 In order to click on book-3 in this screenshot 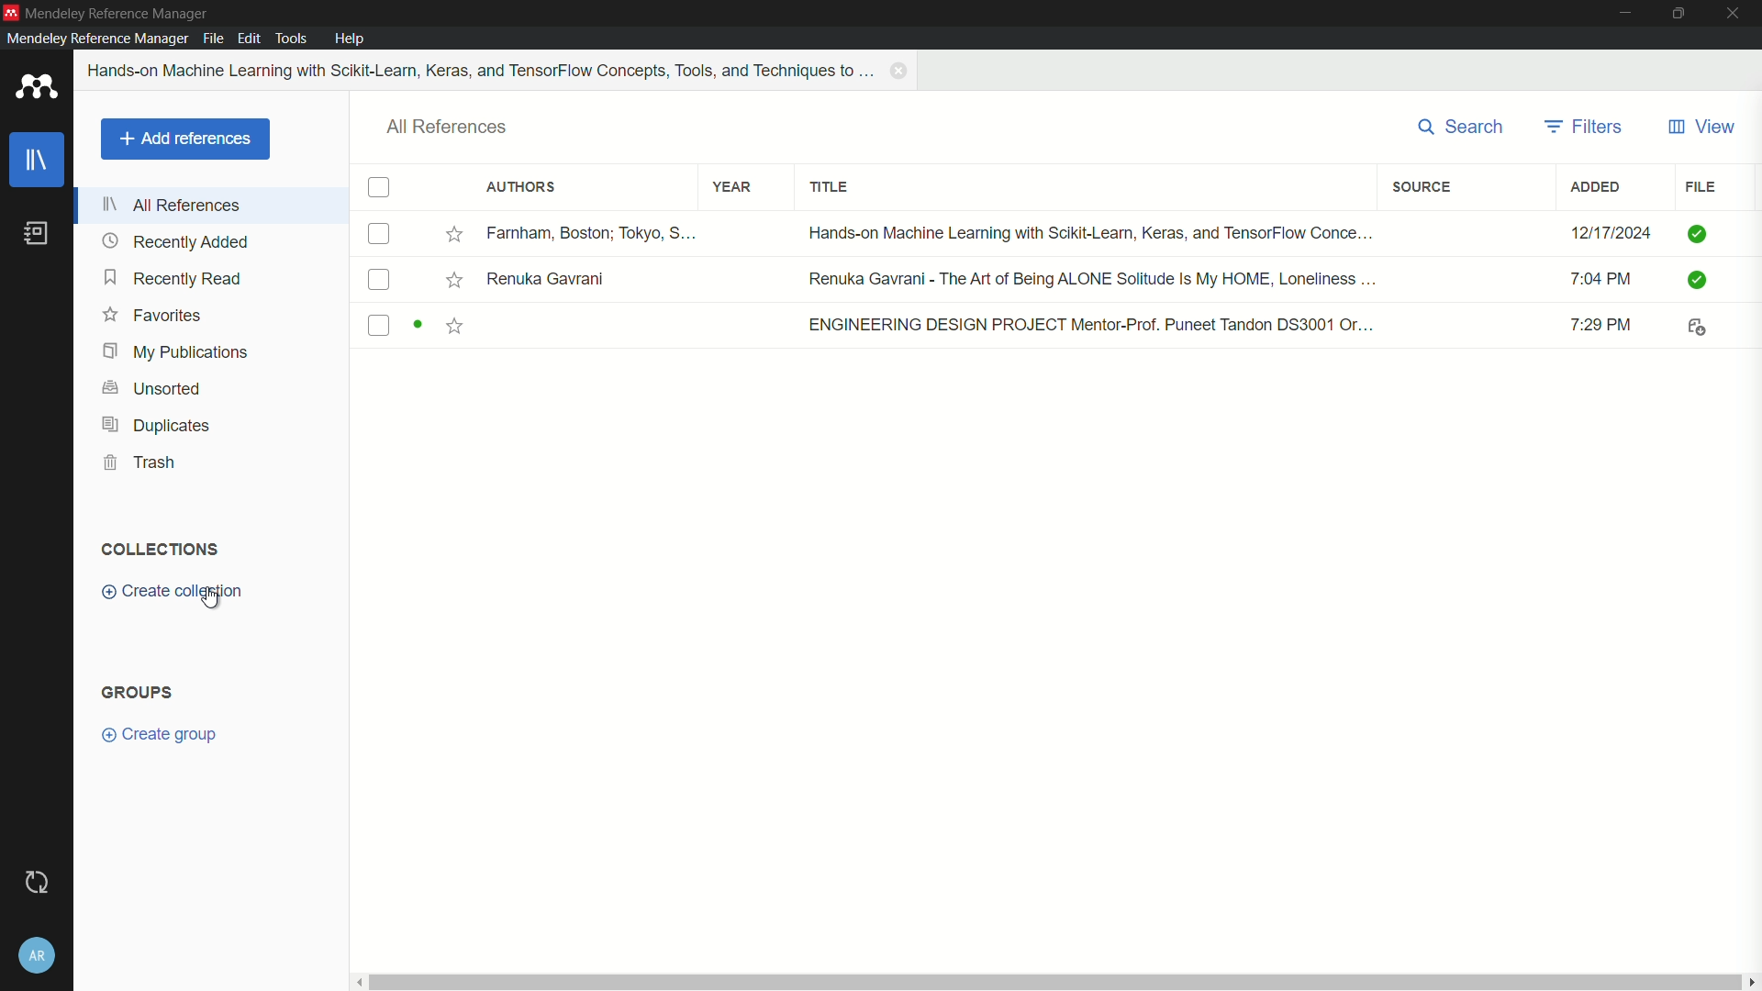, I will do `click(1047, 327)`.